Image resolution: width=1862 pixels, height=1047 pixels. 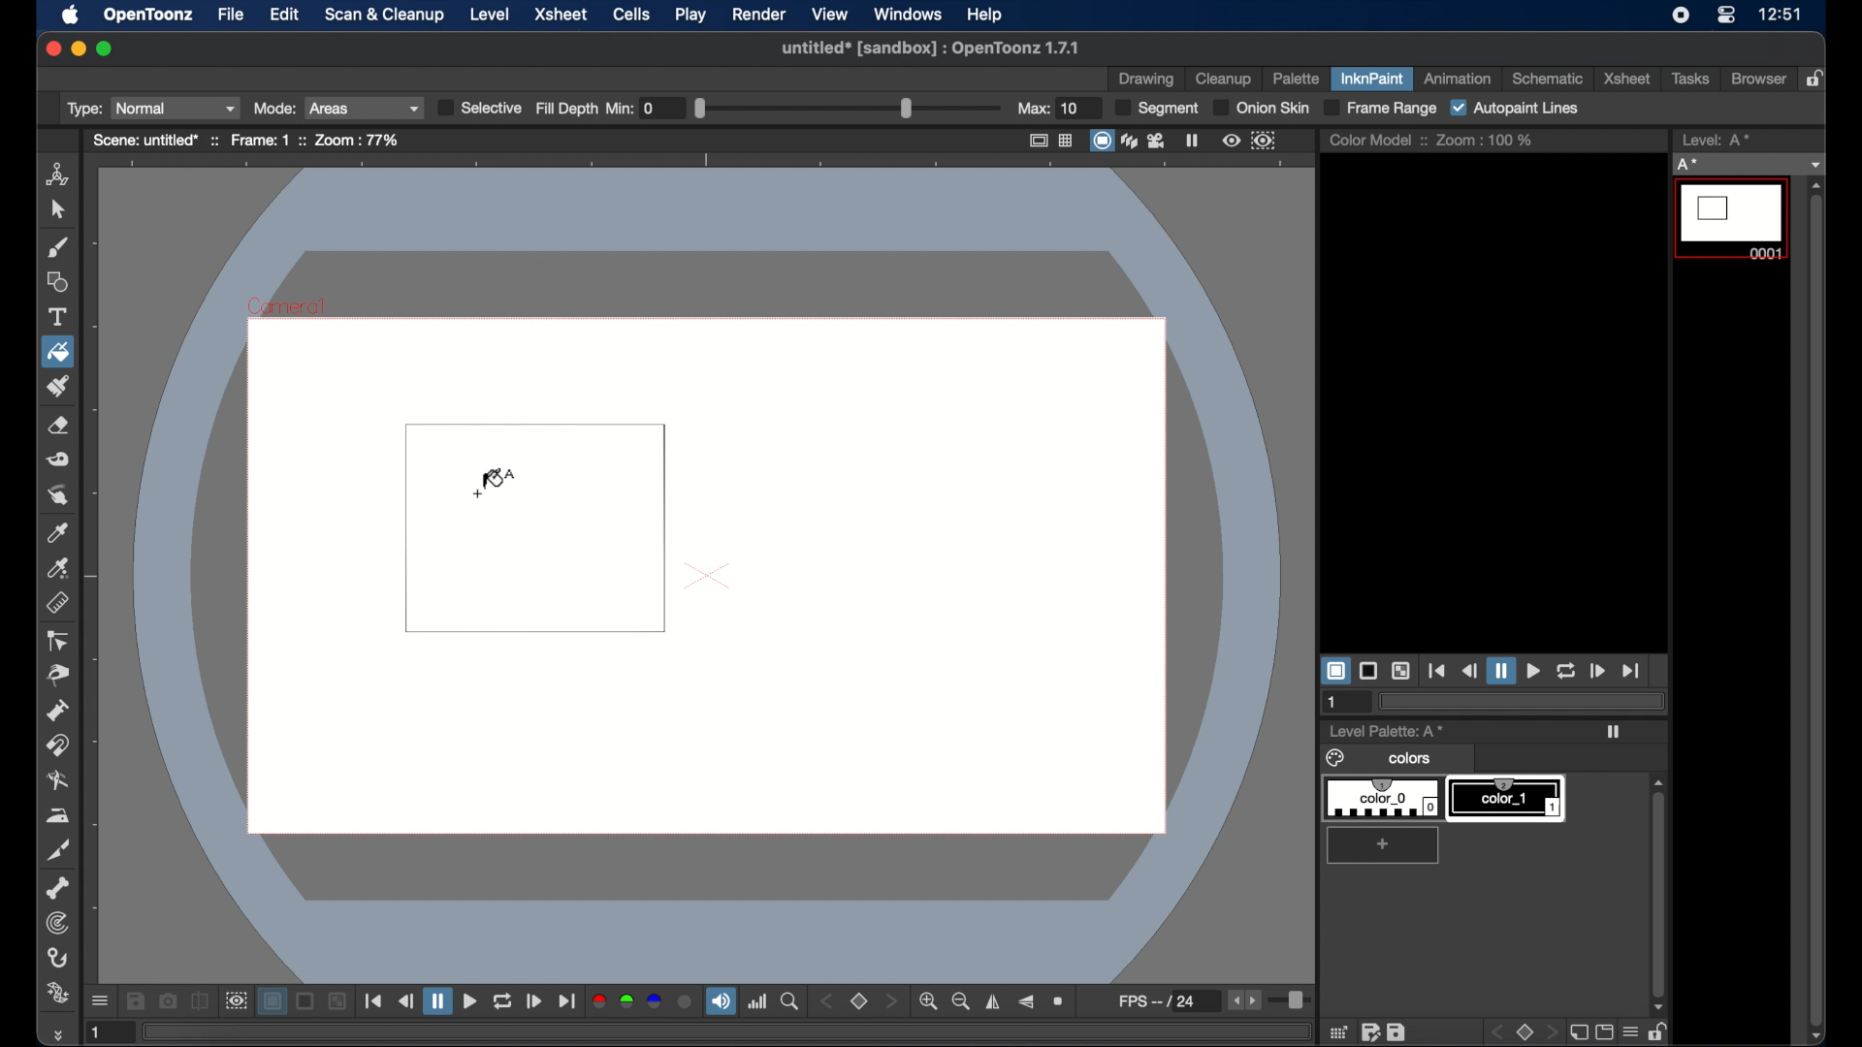 I want to click on untitled* [sandbox] : OpenToonz 1.7.1, so click(x=927, y=47).